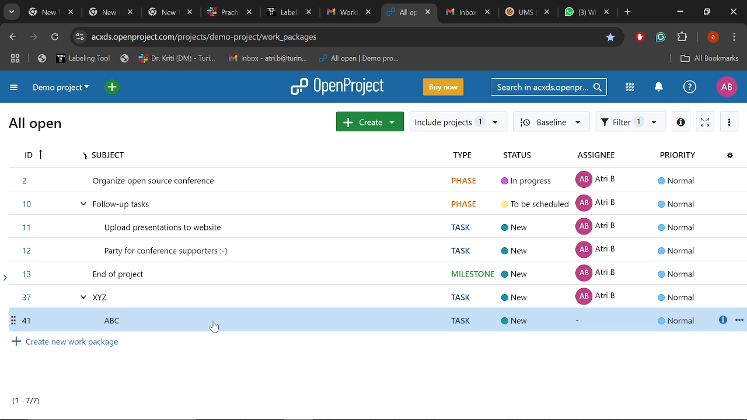 The width and height of the screenshot is (747, 420). What do you see at coordinates (681, 122) in the screenshot?
I see `Info` at bounding box center [681, 122].